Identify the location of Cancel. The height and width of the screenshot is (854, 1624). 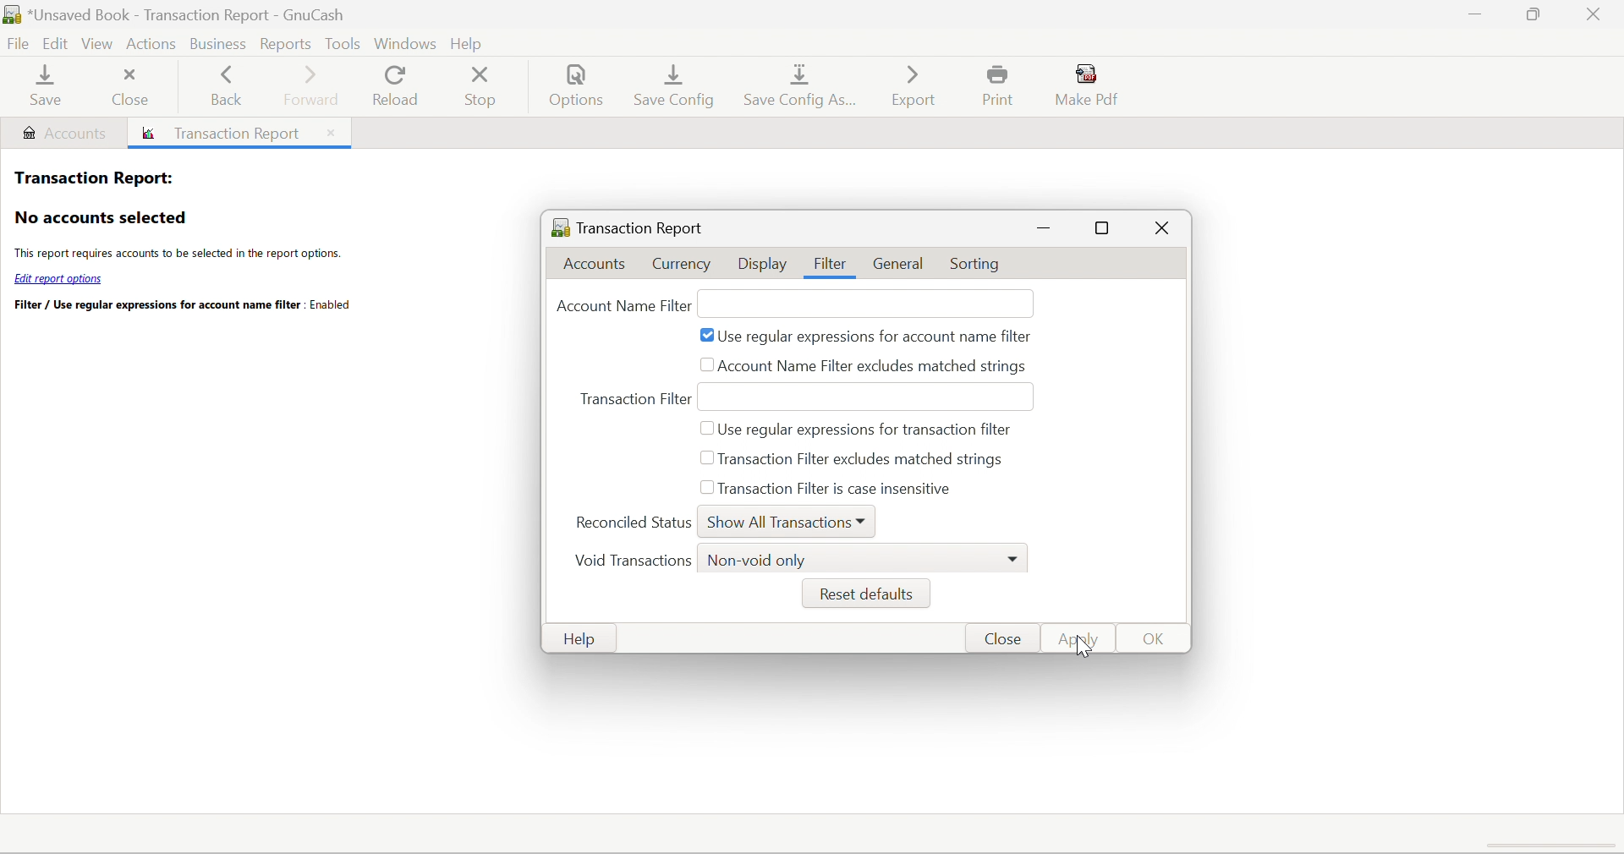
(1001, 639).